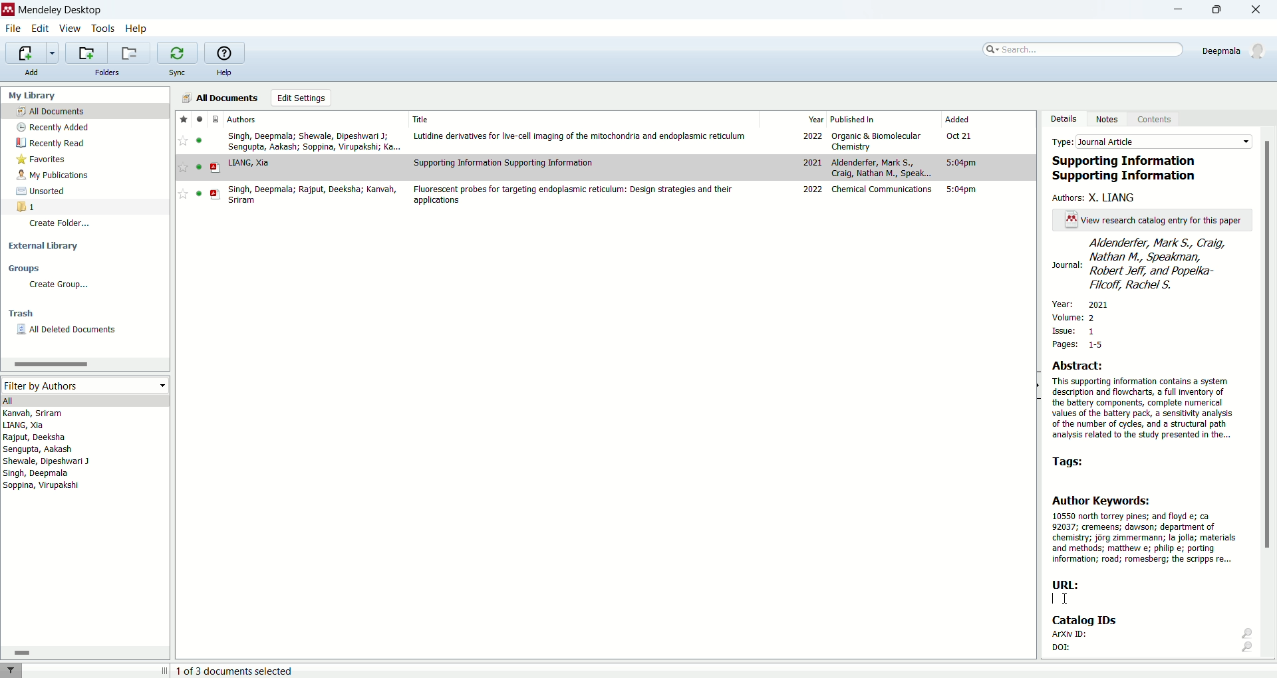  Describe the element at coordinates (882, 168) in the screenshot. I see `Aldenderfer, Mark S.,
Craig, Nathan M., Speak...` at that location.